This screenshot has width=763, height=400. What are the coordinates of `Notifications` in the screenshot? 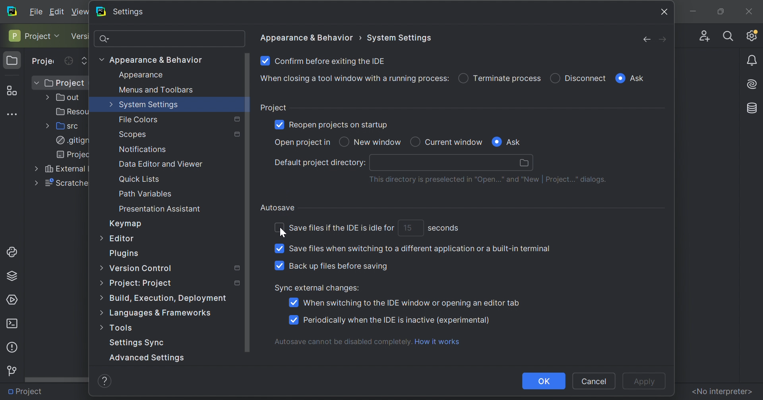 It's located at (753, 61).